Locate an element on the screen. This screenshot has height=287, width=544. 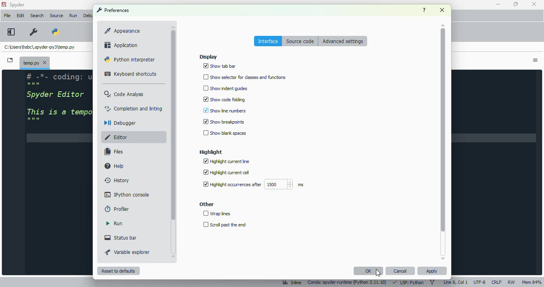
files is located at coordinates (113, 152).